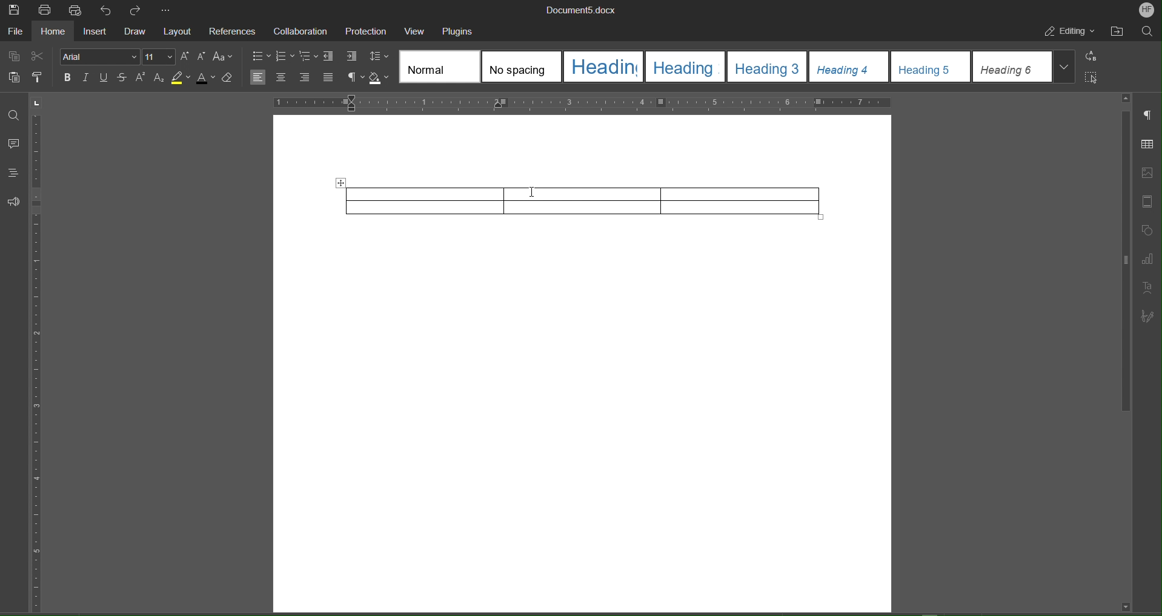 Image resolution: width=1162 pixels, height=616 pixels. Describe the element at coordinates (229, 77) in the screenshot. I see `Erase Style` at that location.